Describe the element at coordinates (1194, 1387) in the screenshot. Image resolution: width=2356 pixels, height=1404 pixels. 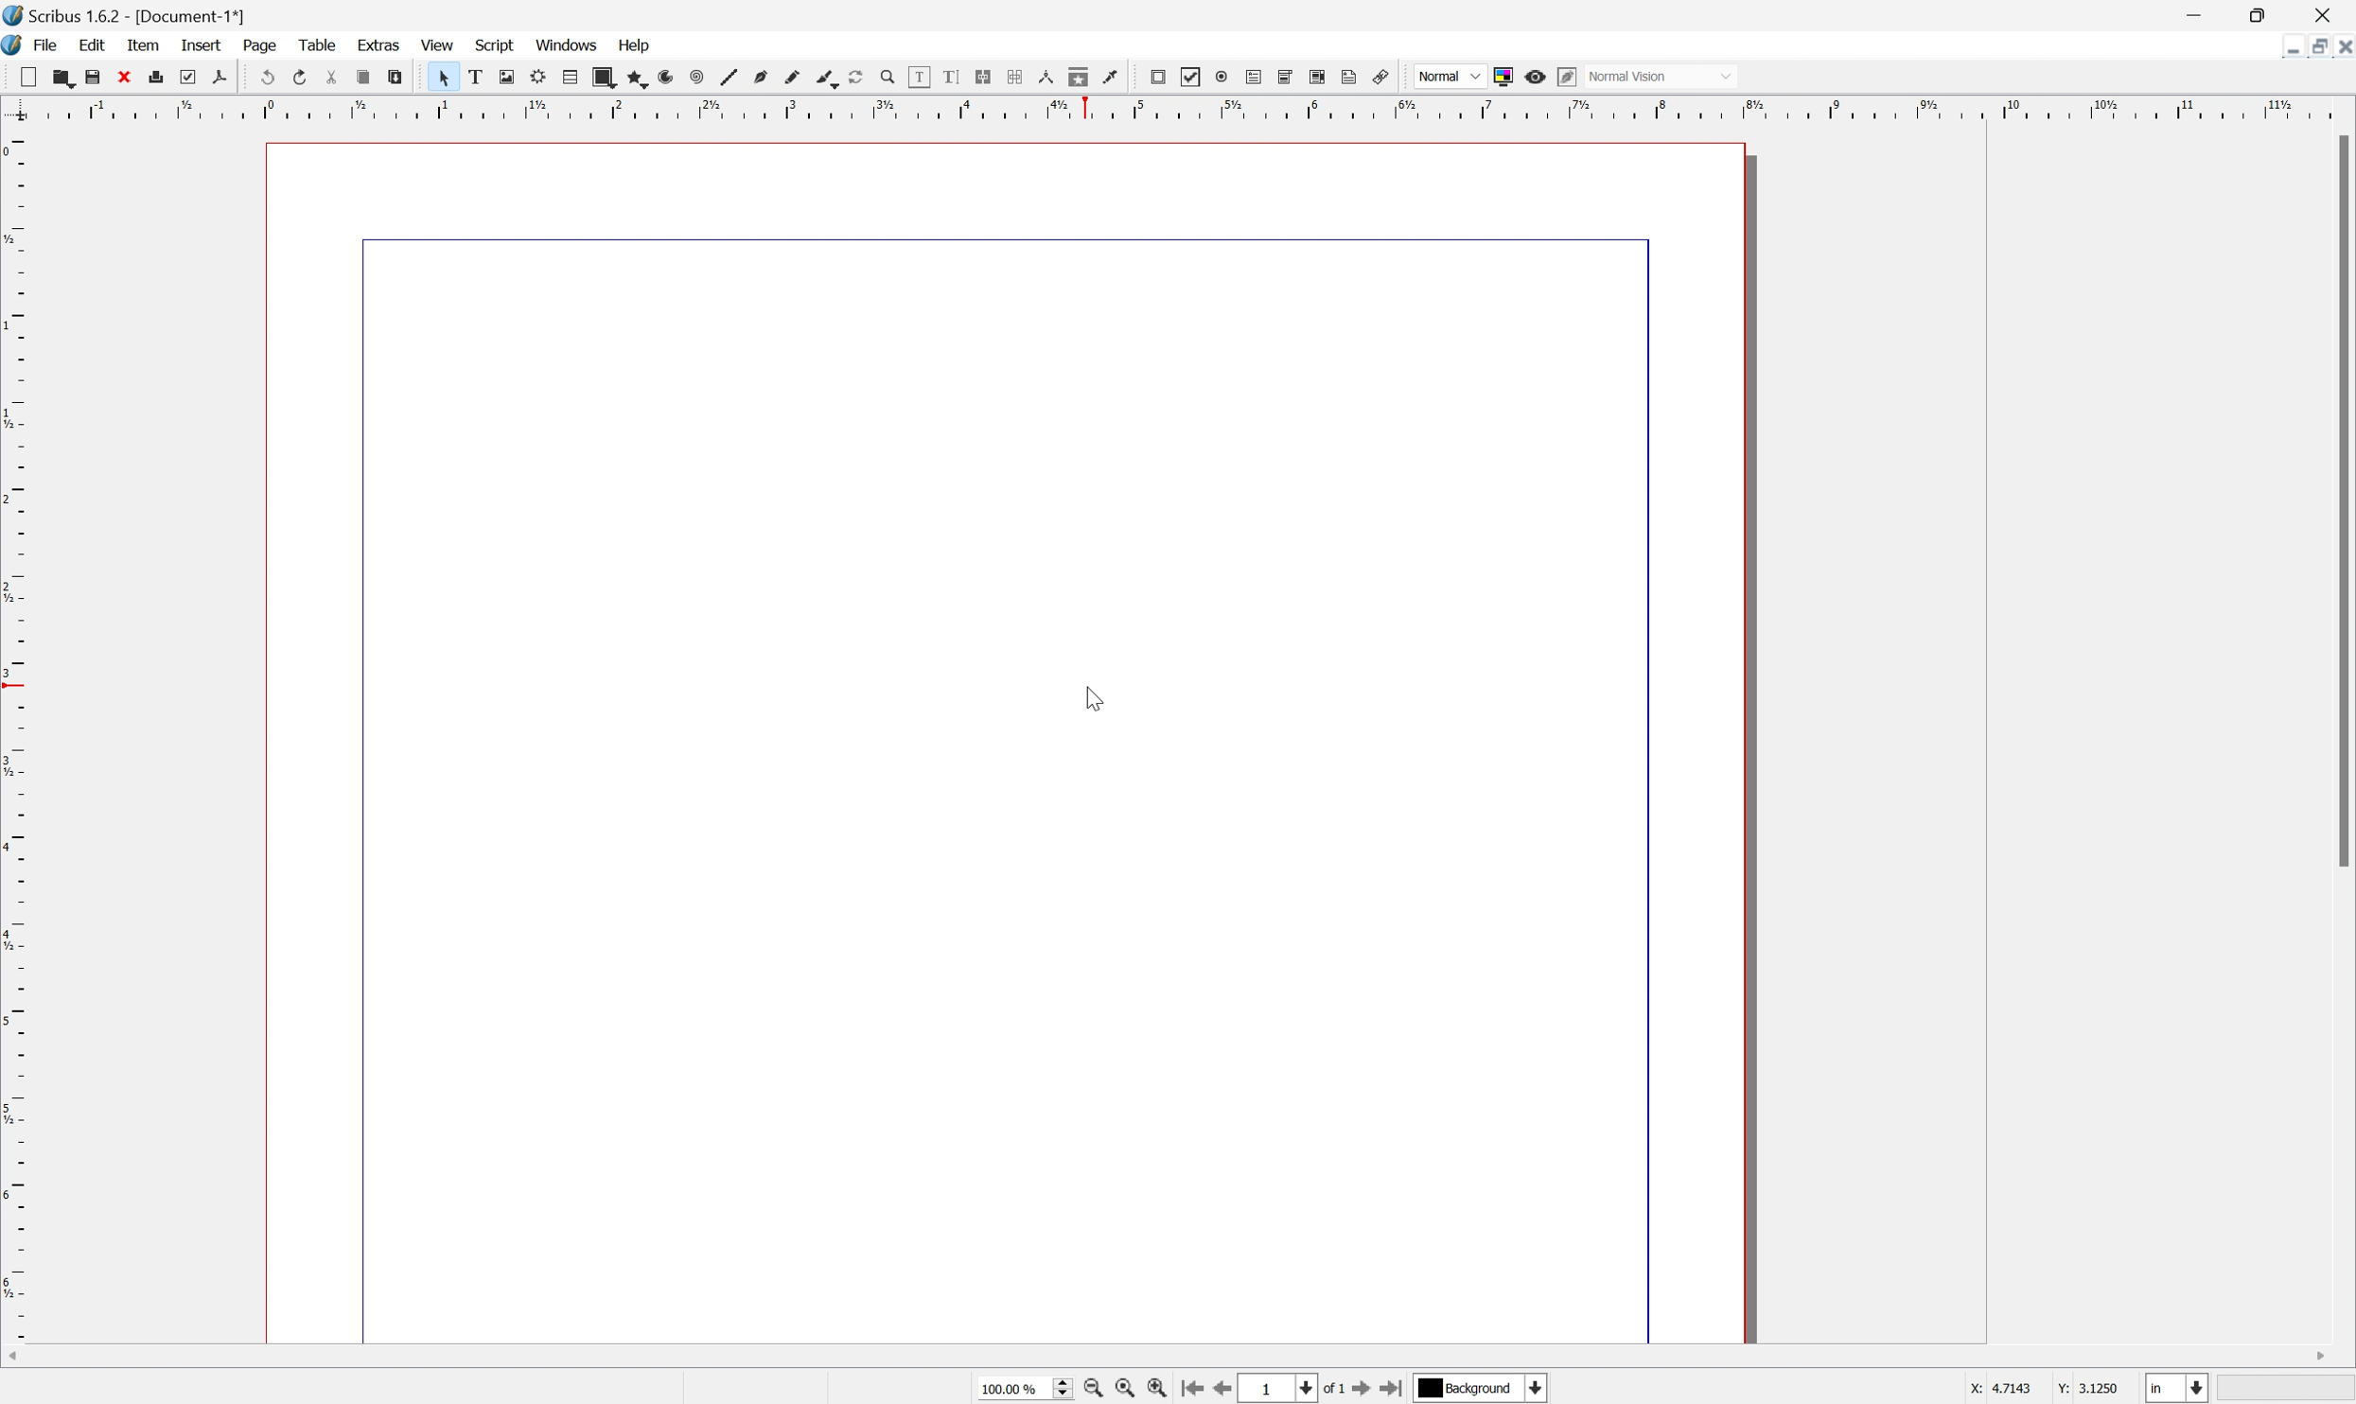
I see `Go to first page` at that location.